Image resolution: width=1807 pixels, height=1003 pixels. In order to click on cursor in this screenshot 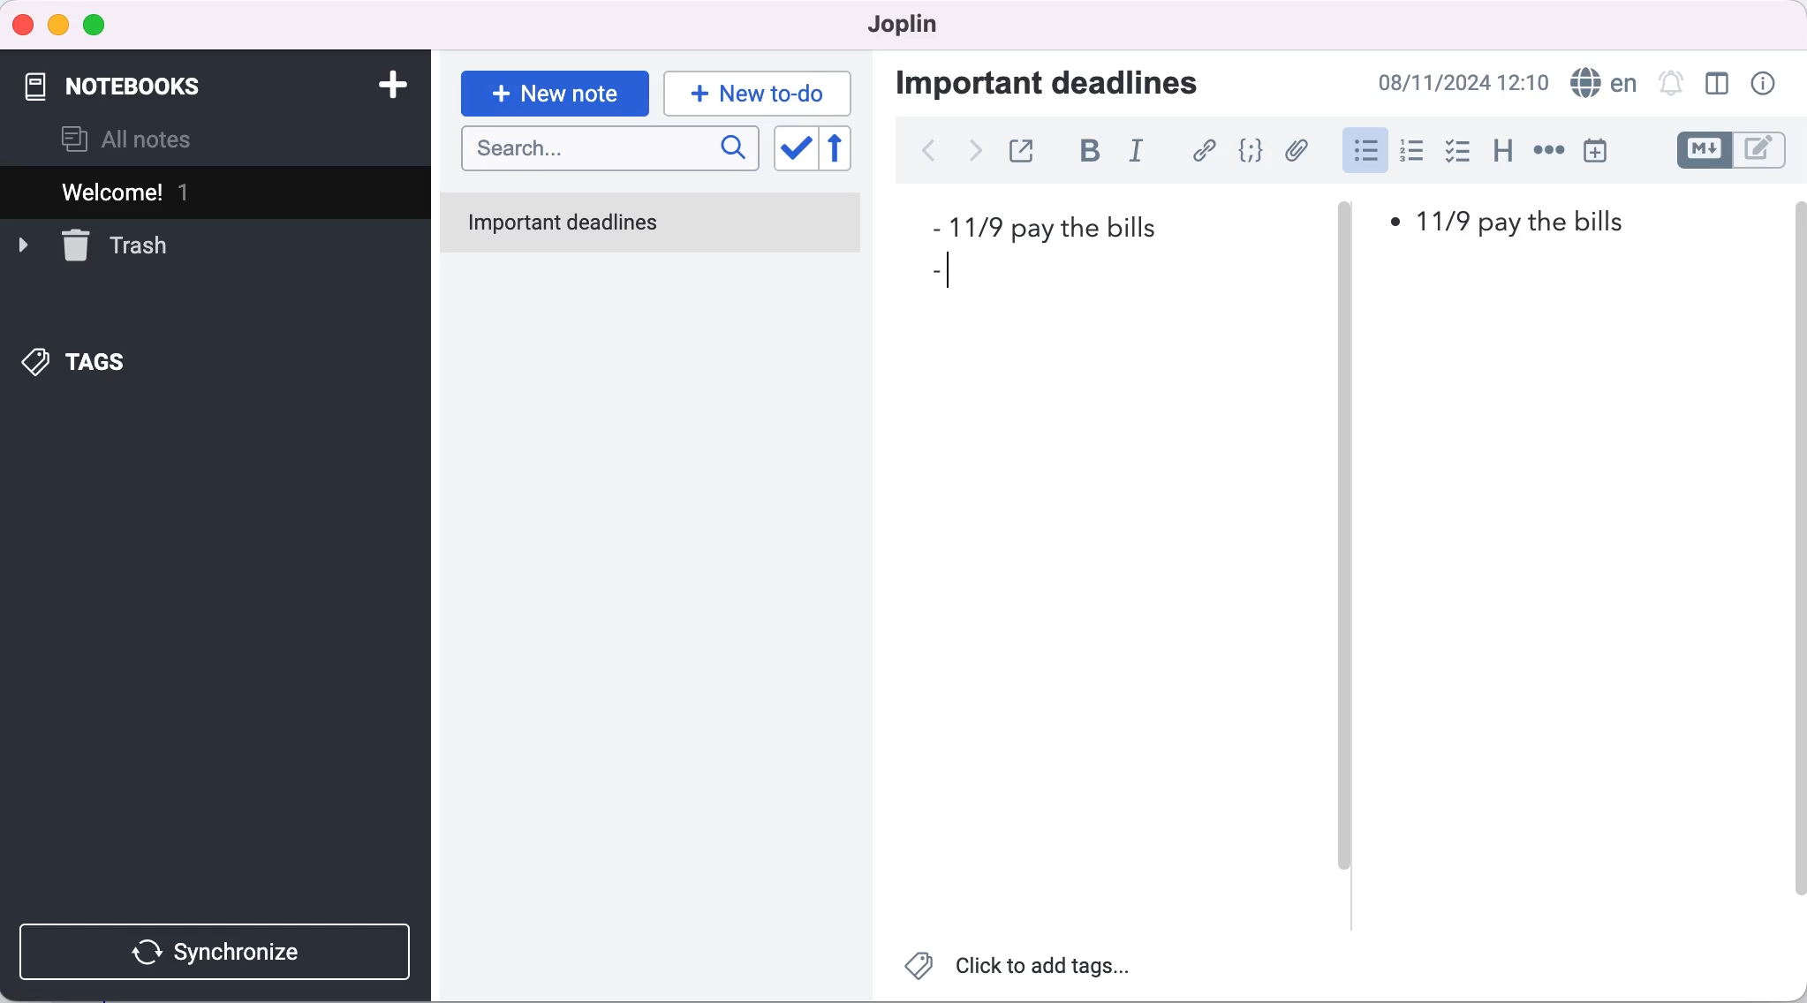, I will do `click(1365, 152)`.